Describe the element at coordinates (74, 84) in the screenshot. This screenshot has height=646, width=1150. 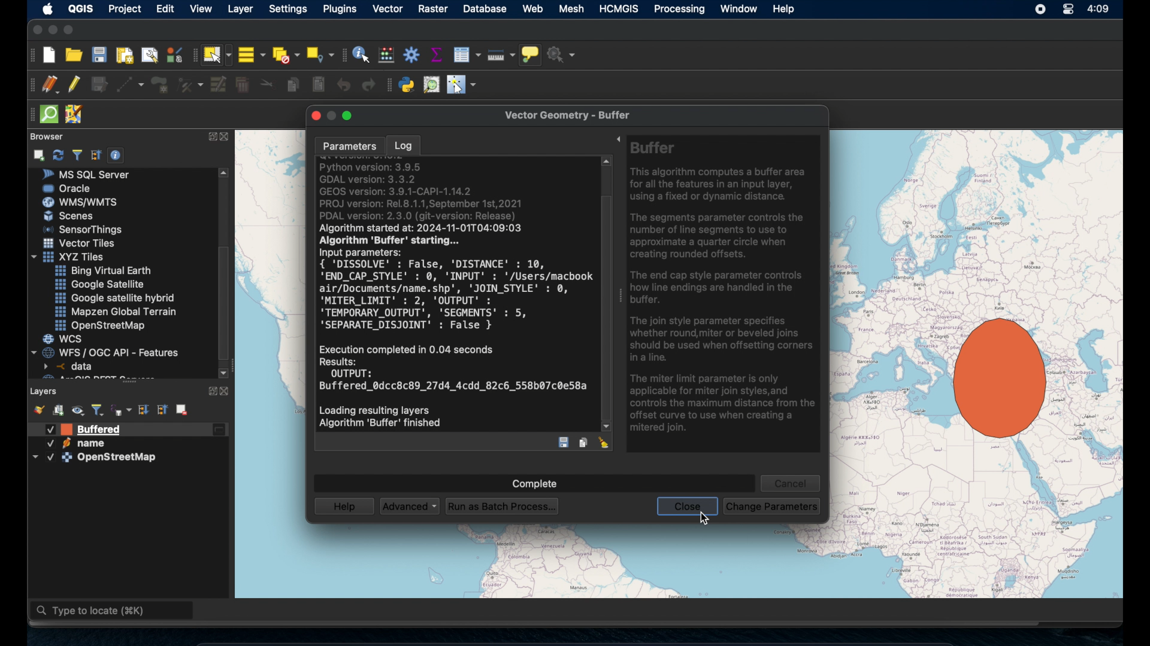
I see `toggle editing` at that location.